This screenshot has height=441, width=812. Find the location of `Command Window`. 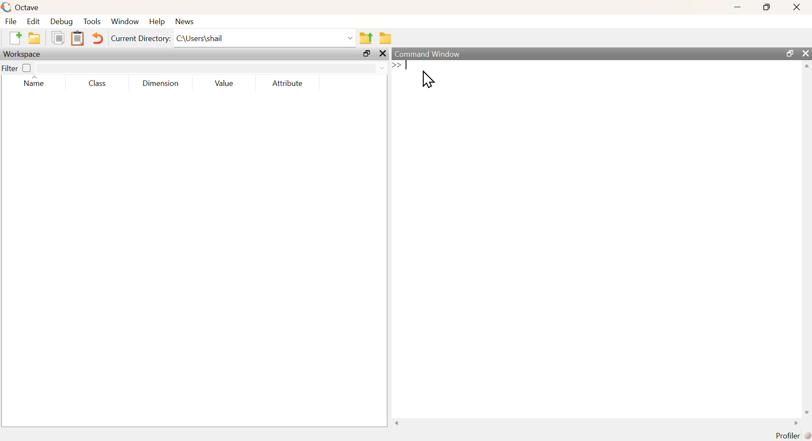

Command Window is located at coordinates (427, 55).